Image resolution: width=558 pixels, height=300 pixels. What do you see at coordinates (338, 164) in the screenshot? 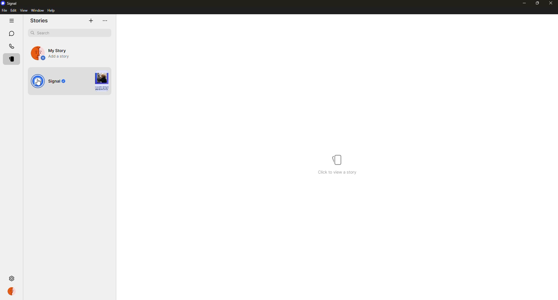
I see `click to view a story` at bounding box center [338, 164].